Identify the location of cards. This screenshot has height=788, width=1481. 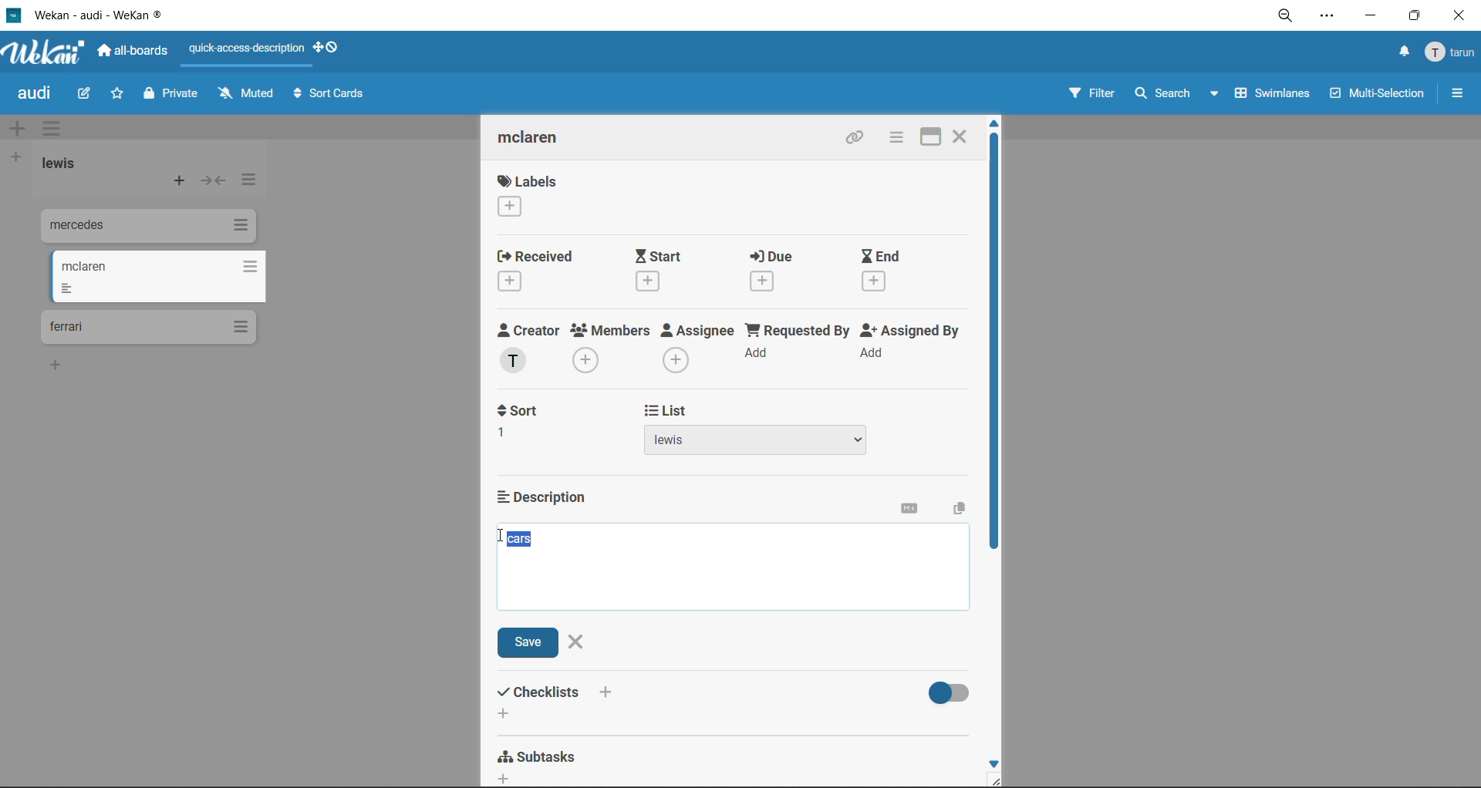
(148, 328).